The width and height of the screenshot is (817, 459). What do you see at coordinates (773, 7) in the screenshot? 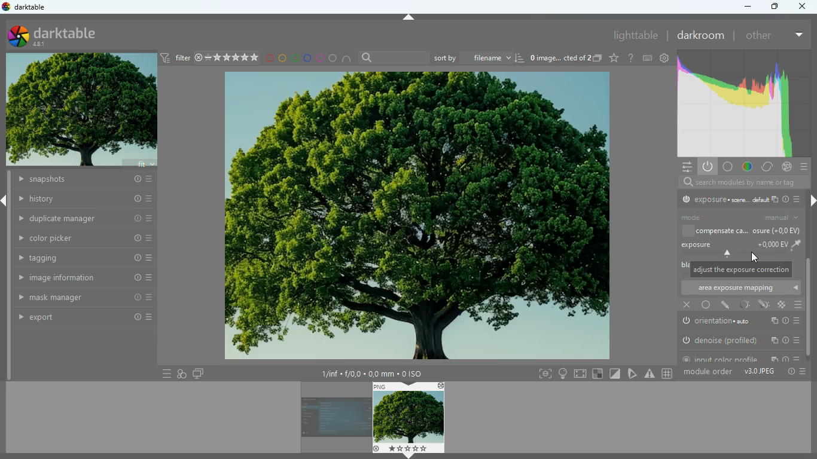
I see `maximize` at bounding box center [773, 7].